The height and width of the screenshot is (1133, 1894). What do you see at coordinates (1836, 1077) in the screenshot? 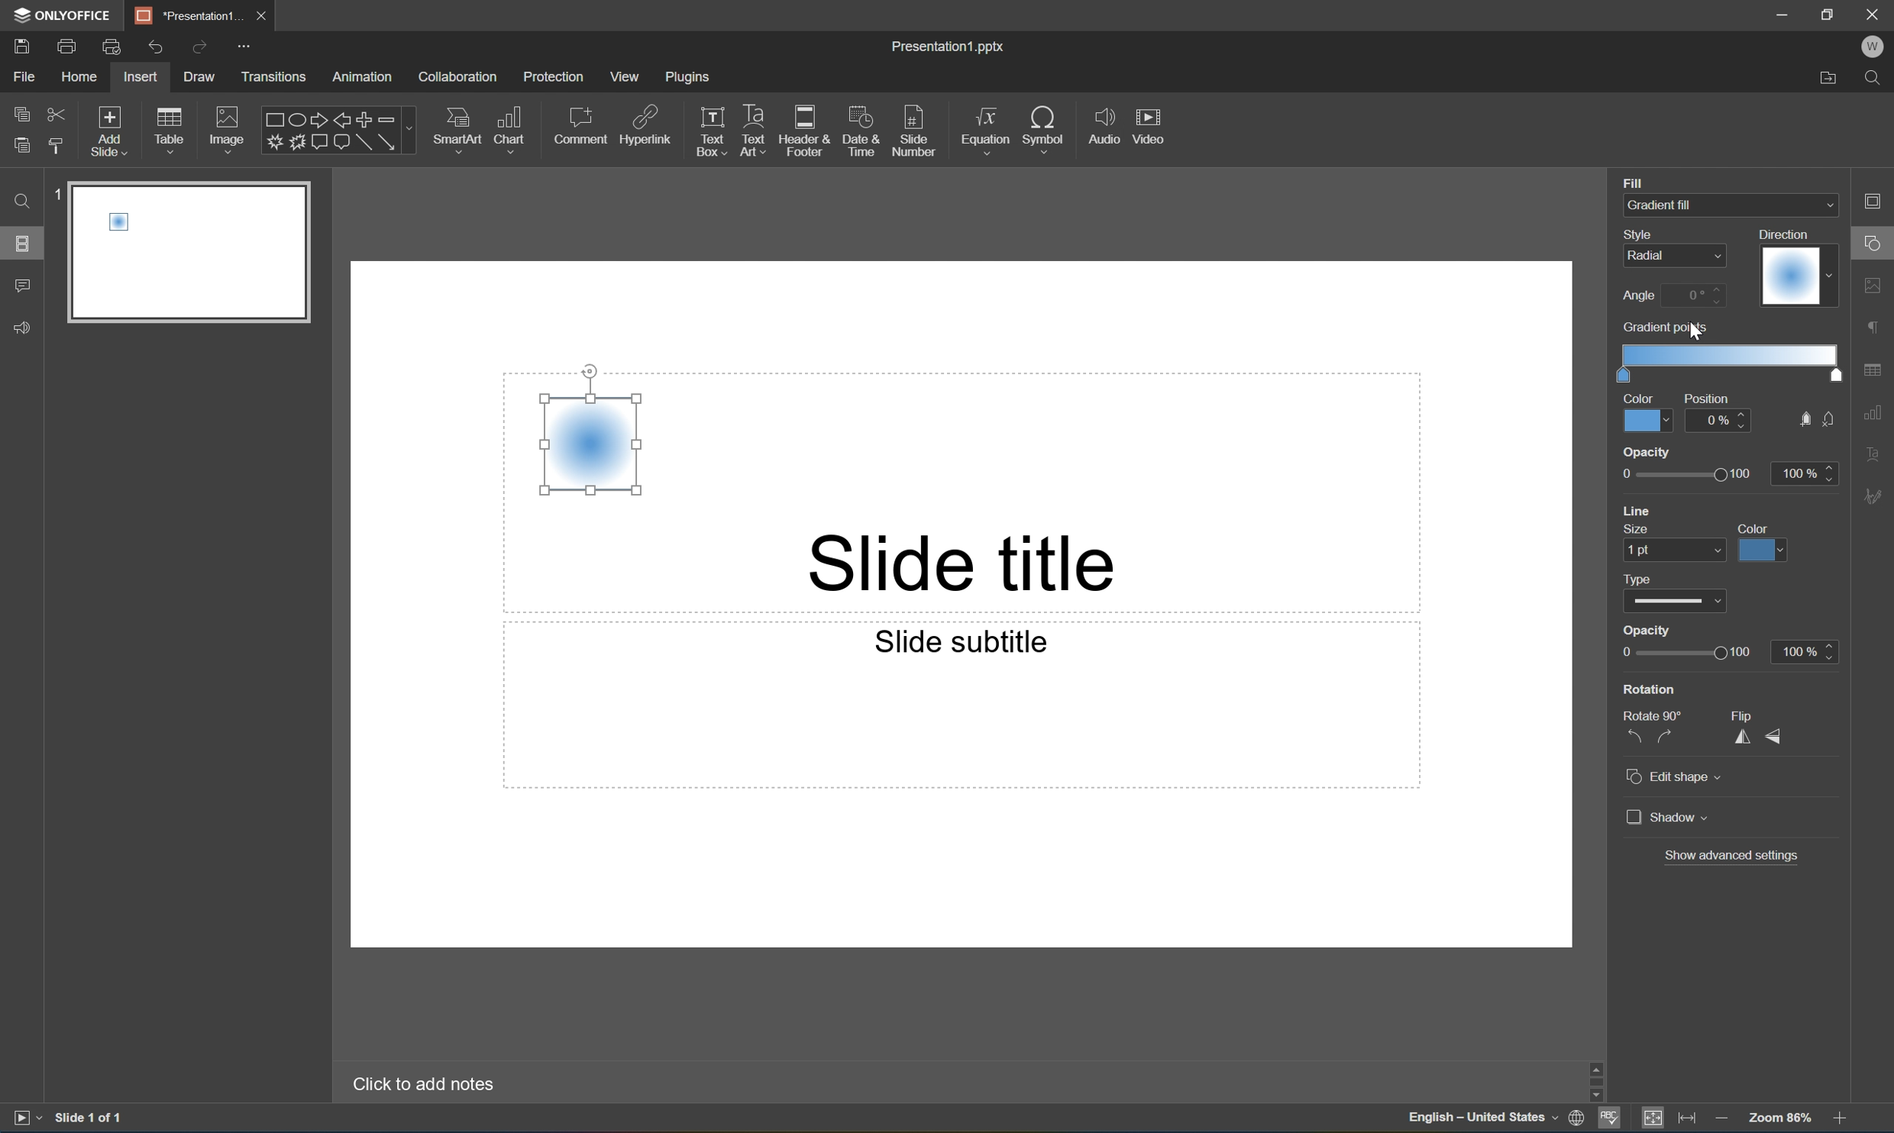
I see `Scroll Bar` at bounding box center [1836, 1077].